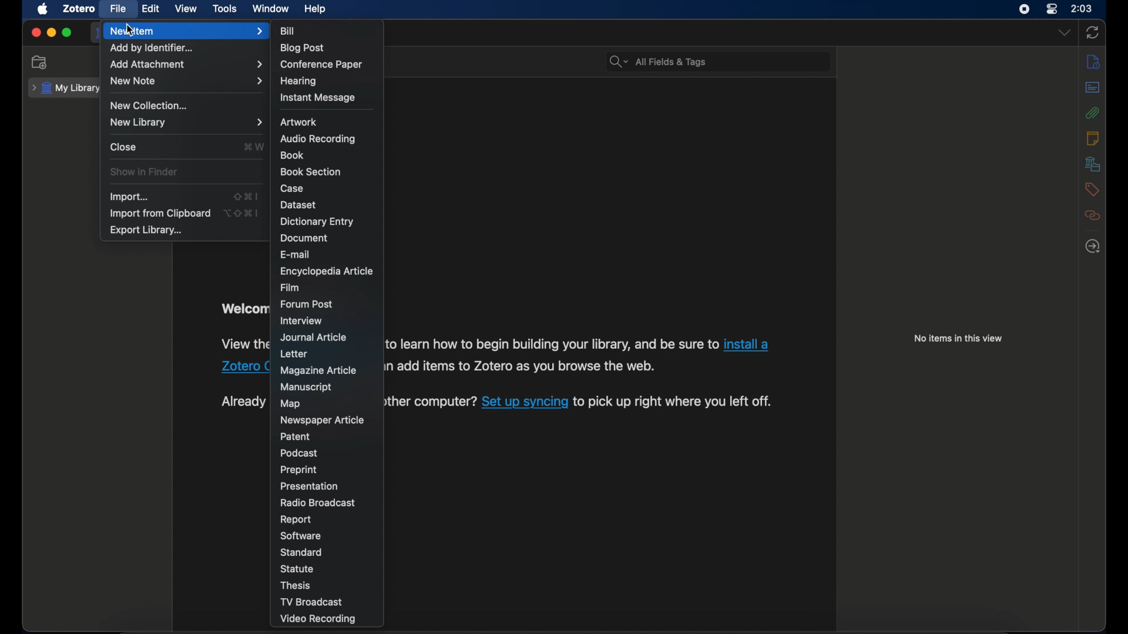 This screenshot has width=1128, height=634. I want to click on apple, so click(43, 9).